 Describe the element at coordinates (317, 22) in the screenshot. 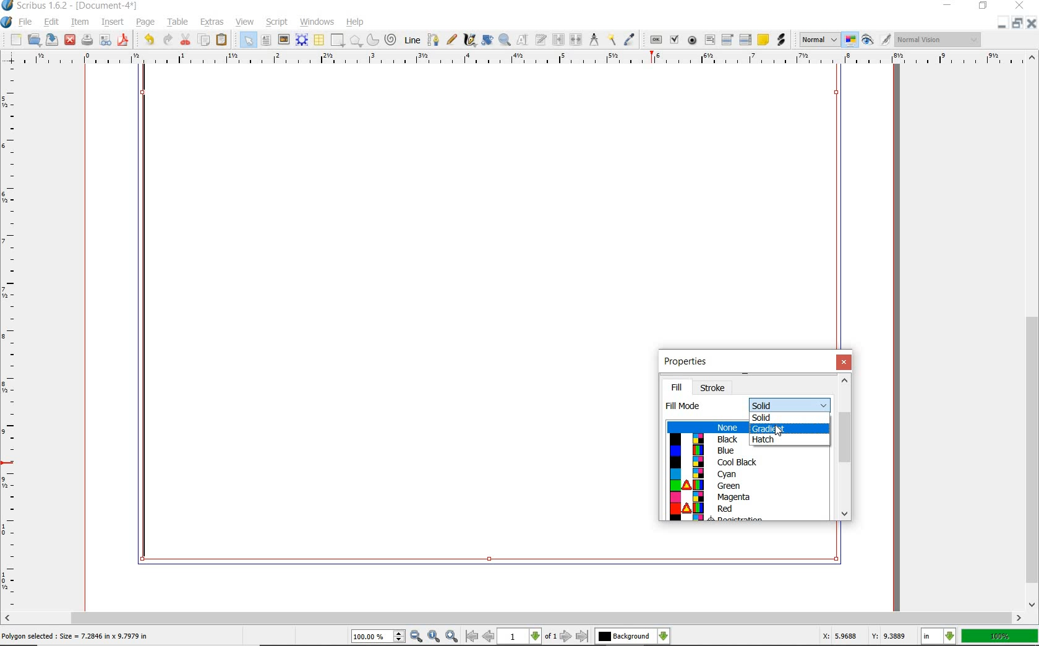

I see `windows` at that location.